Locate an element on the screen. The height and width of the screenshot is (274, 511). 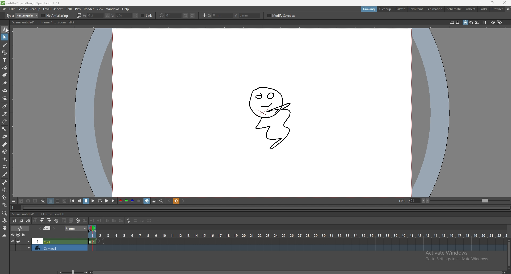
previous is located at coordinates (79, 201).